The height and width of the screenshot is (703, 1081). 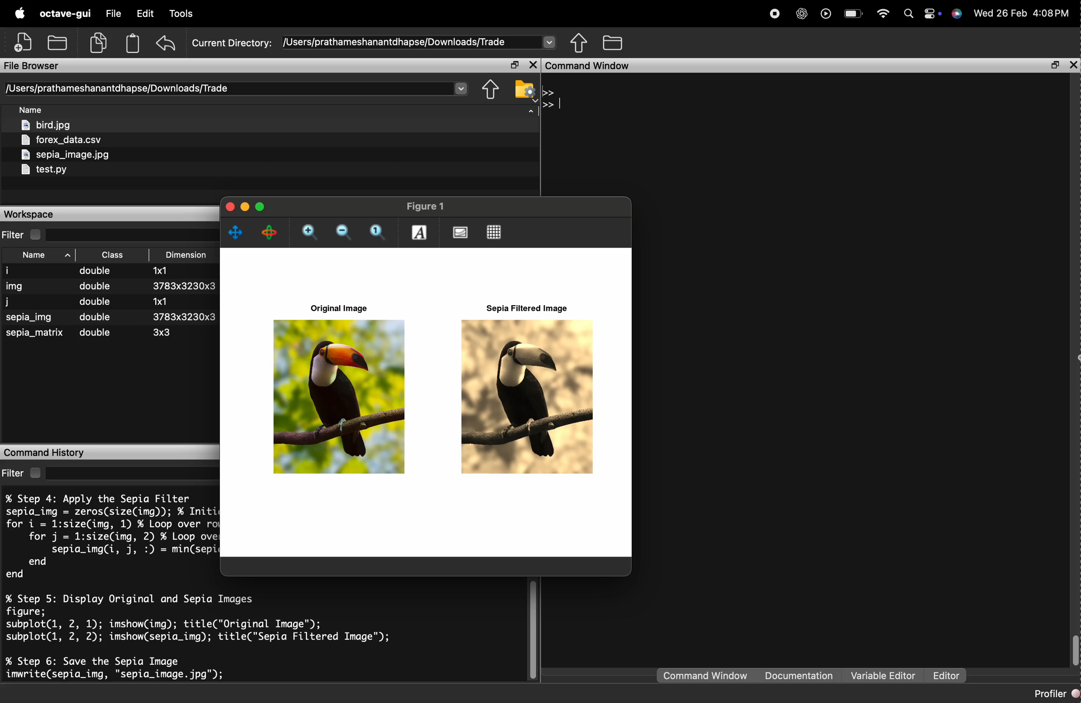 What do you see at coordinates (1073, 64) in the screenshot?
I see `close` at bounding box center [1073, 64].